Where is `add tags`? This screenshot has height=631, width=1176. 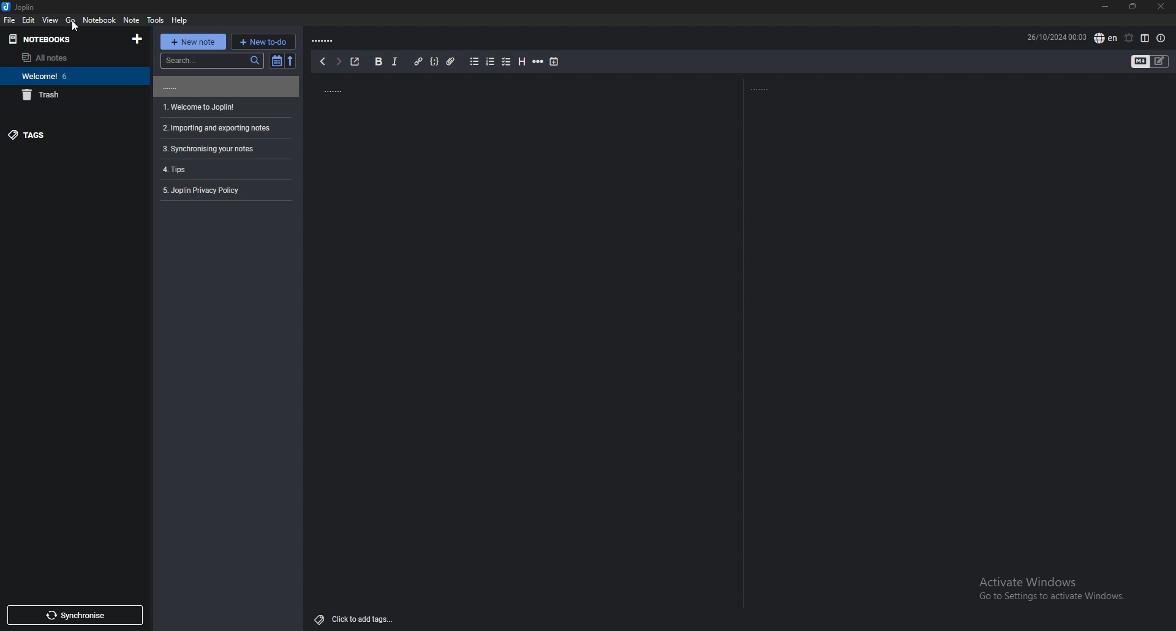 add tags is located at coordinates (354, 621).